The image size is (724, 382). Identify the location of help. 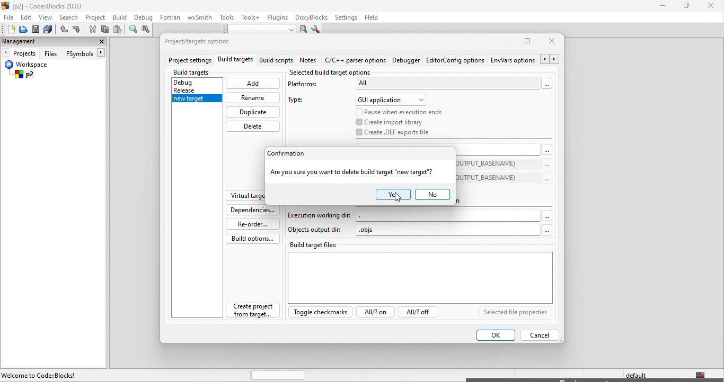
(376, 18).